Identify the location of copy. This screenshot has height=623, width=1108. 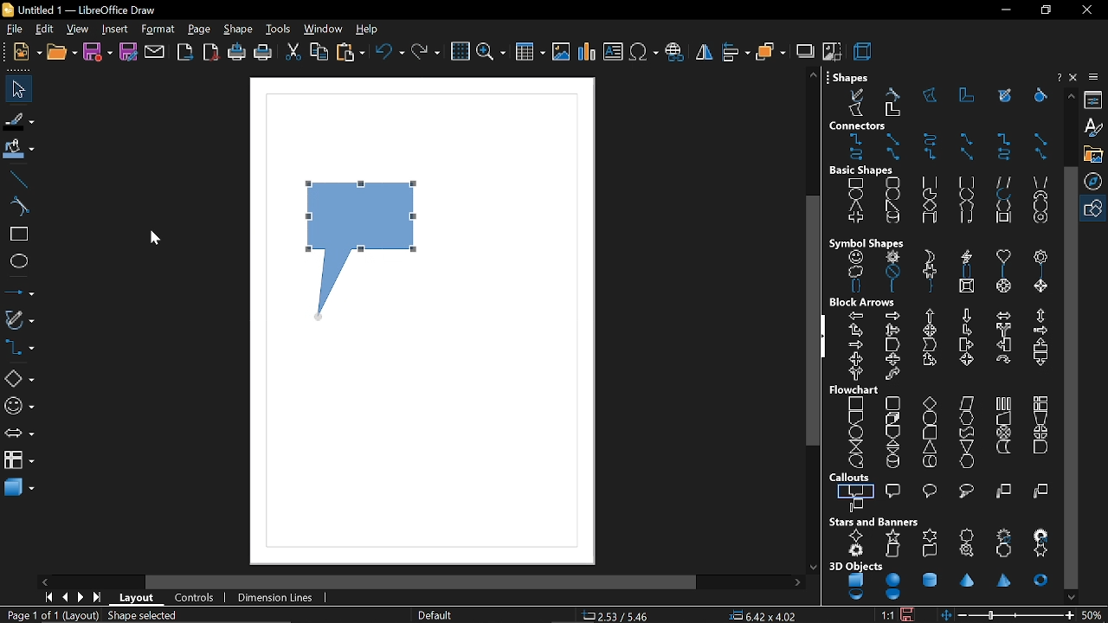
(319, 52).